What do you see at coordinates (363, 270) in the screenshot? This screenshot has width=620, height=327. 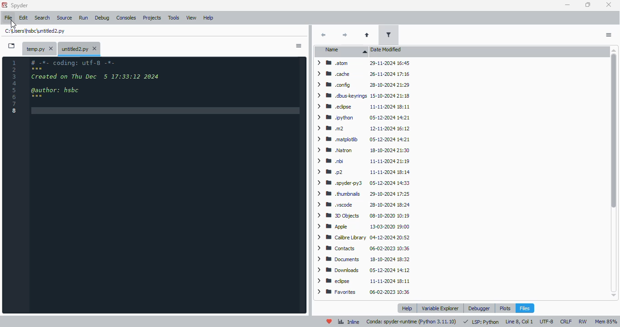 I see `> WM Downloads ~~ 05-12-2024 14:12` at bounding box center [363, 270].